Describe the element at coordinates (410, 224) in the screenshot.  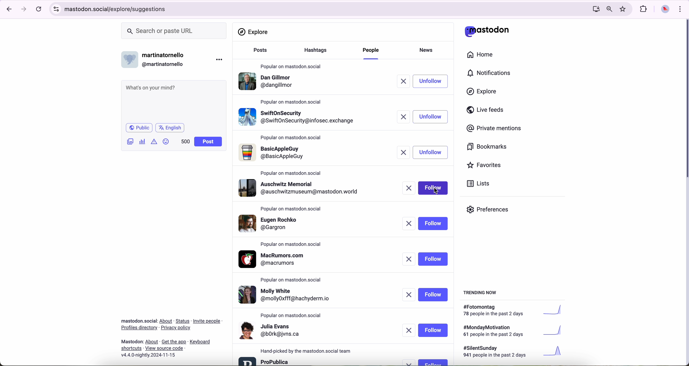
I see `remove` at that location.